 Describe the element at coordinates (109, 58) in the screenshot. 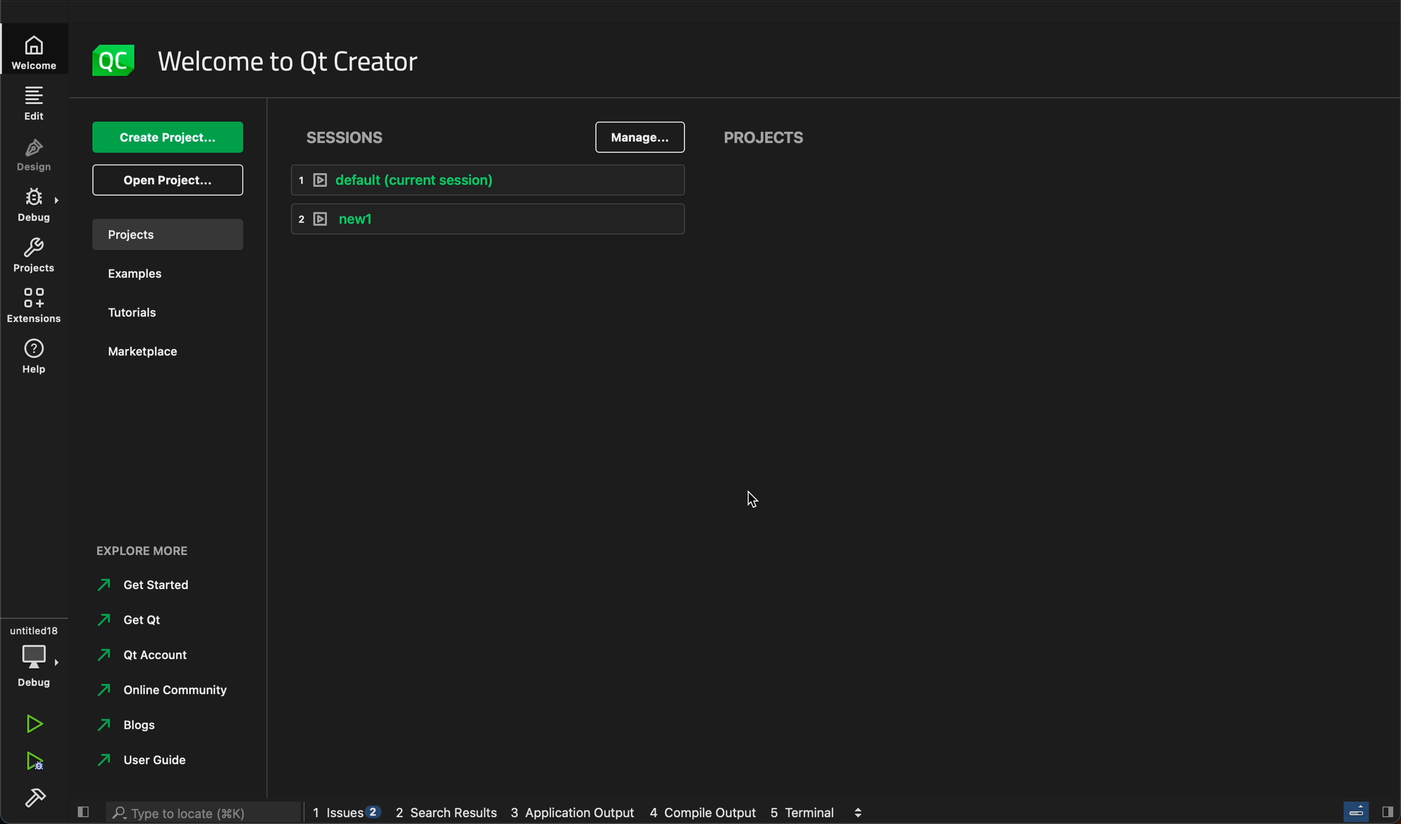

I see `logo` at that location.